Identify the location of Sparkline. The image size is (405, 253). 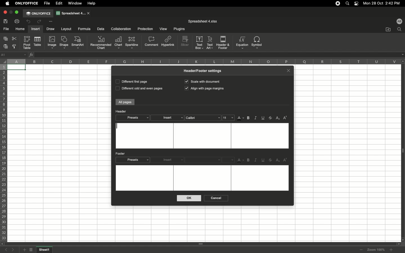
(132, 42).